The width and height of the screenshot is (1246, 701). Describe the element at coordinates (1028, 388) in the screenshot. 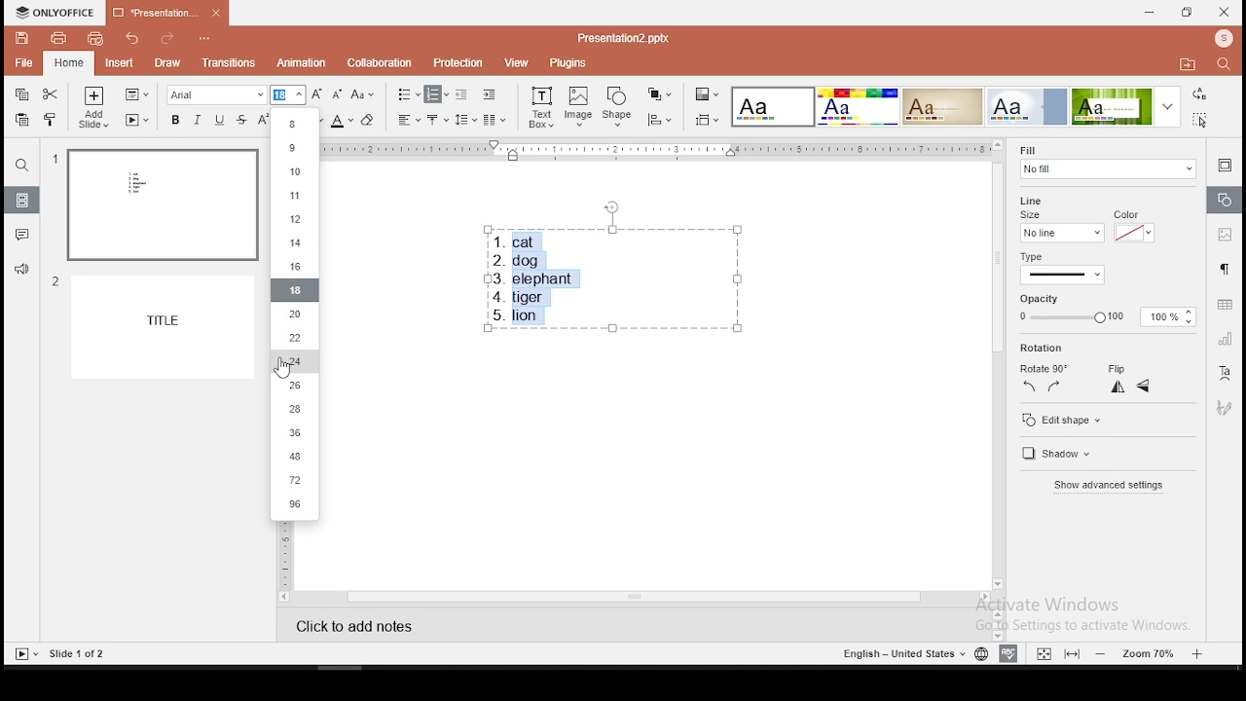

I see `left` at that location.